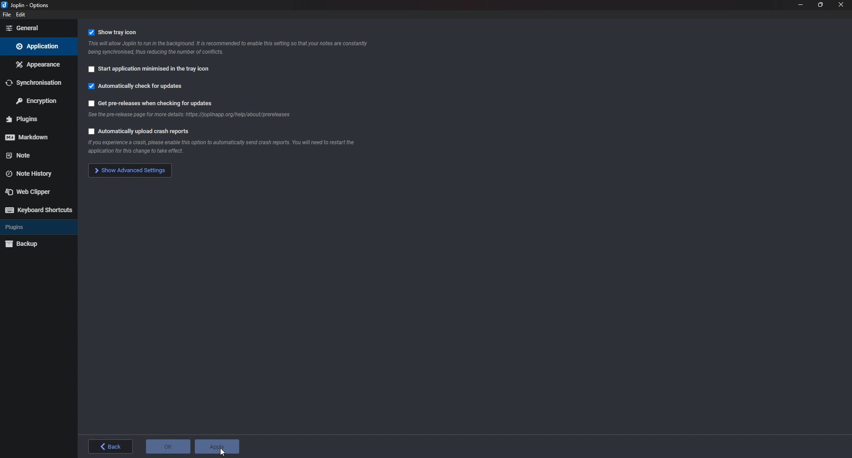 The height and width of the screenshot is (458, 852). Describe the element at coordinates (219, 148) in the screenshot. I see `info` at that location.